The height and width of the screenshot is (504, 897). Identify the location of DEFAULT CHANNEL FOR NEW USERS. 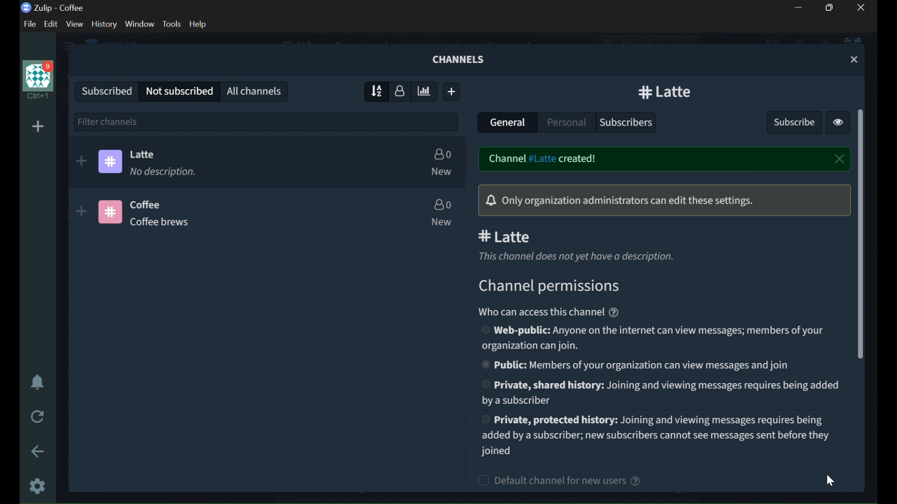
(586, 481).